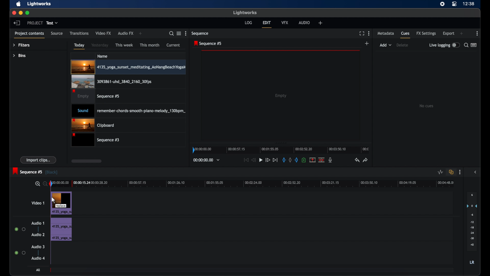 The width and height of the screenshot is (490, 276). What do you see at coordinates (111, 82) in the screenshot?
I see `video clip` at bounding box center [111, 82].